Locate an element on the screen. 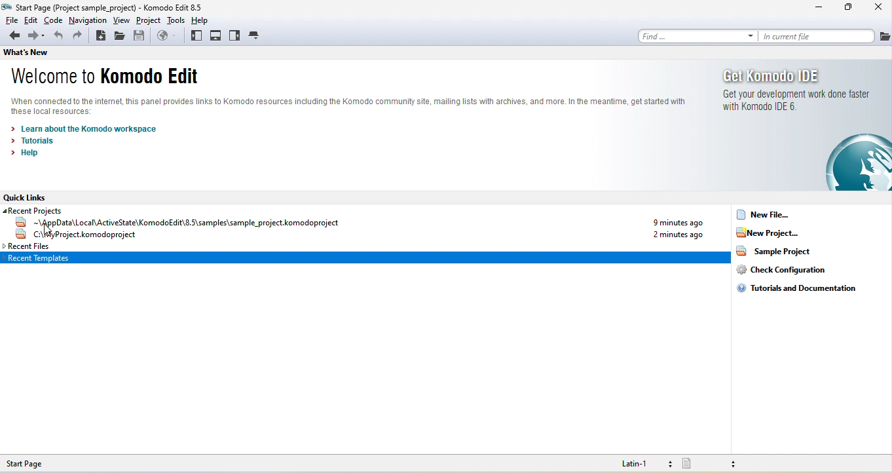  in current file is located at coordinates (827, 36).